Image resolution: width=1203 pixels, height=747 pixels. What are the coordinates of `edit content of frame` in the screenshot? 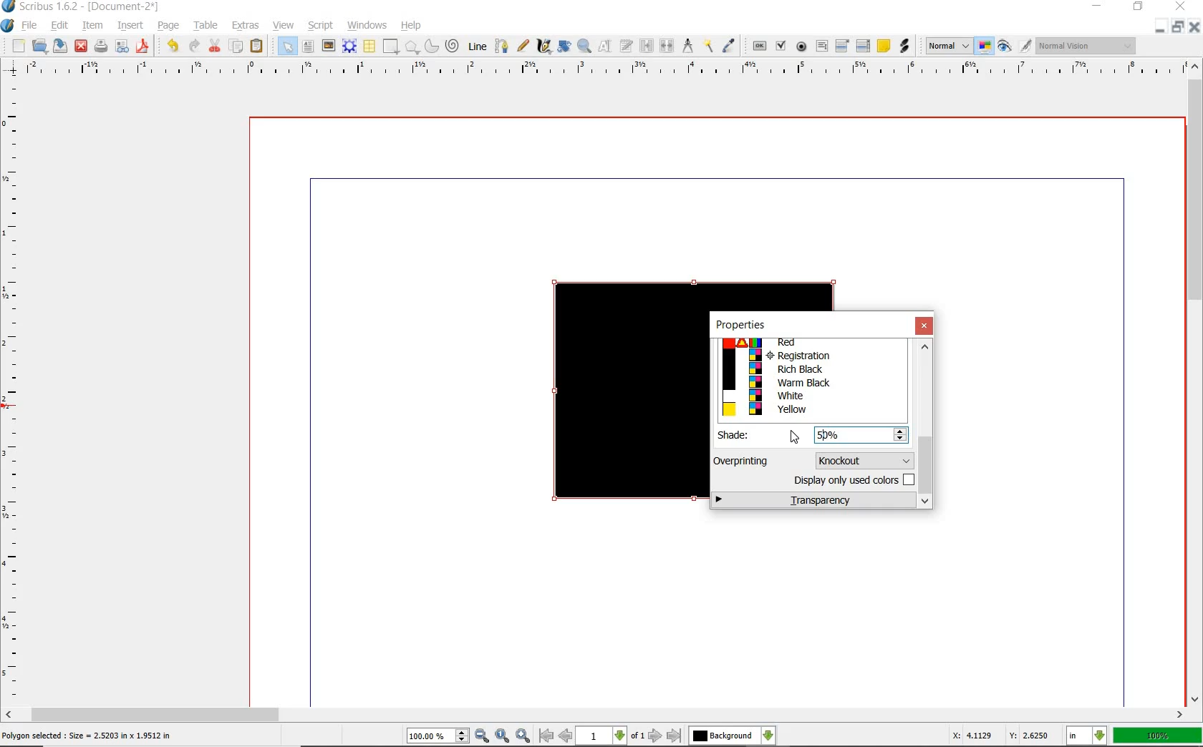 It's located at (604, 47).